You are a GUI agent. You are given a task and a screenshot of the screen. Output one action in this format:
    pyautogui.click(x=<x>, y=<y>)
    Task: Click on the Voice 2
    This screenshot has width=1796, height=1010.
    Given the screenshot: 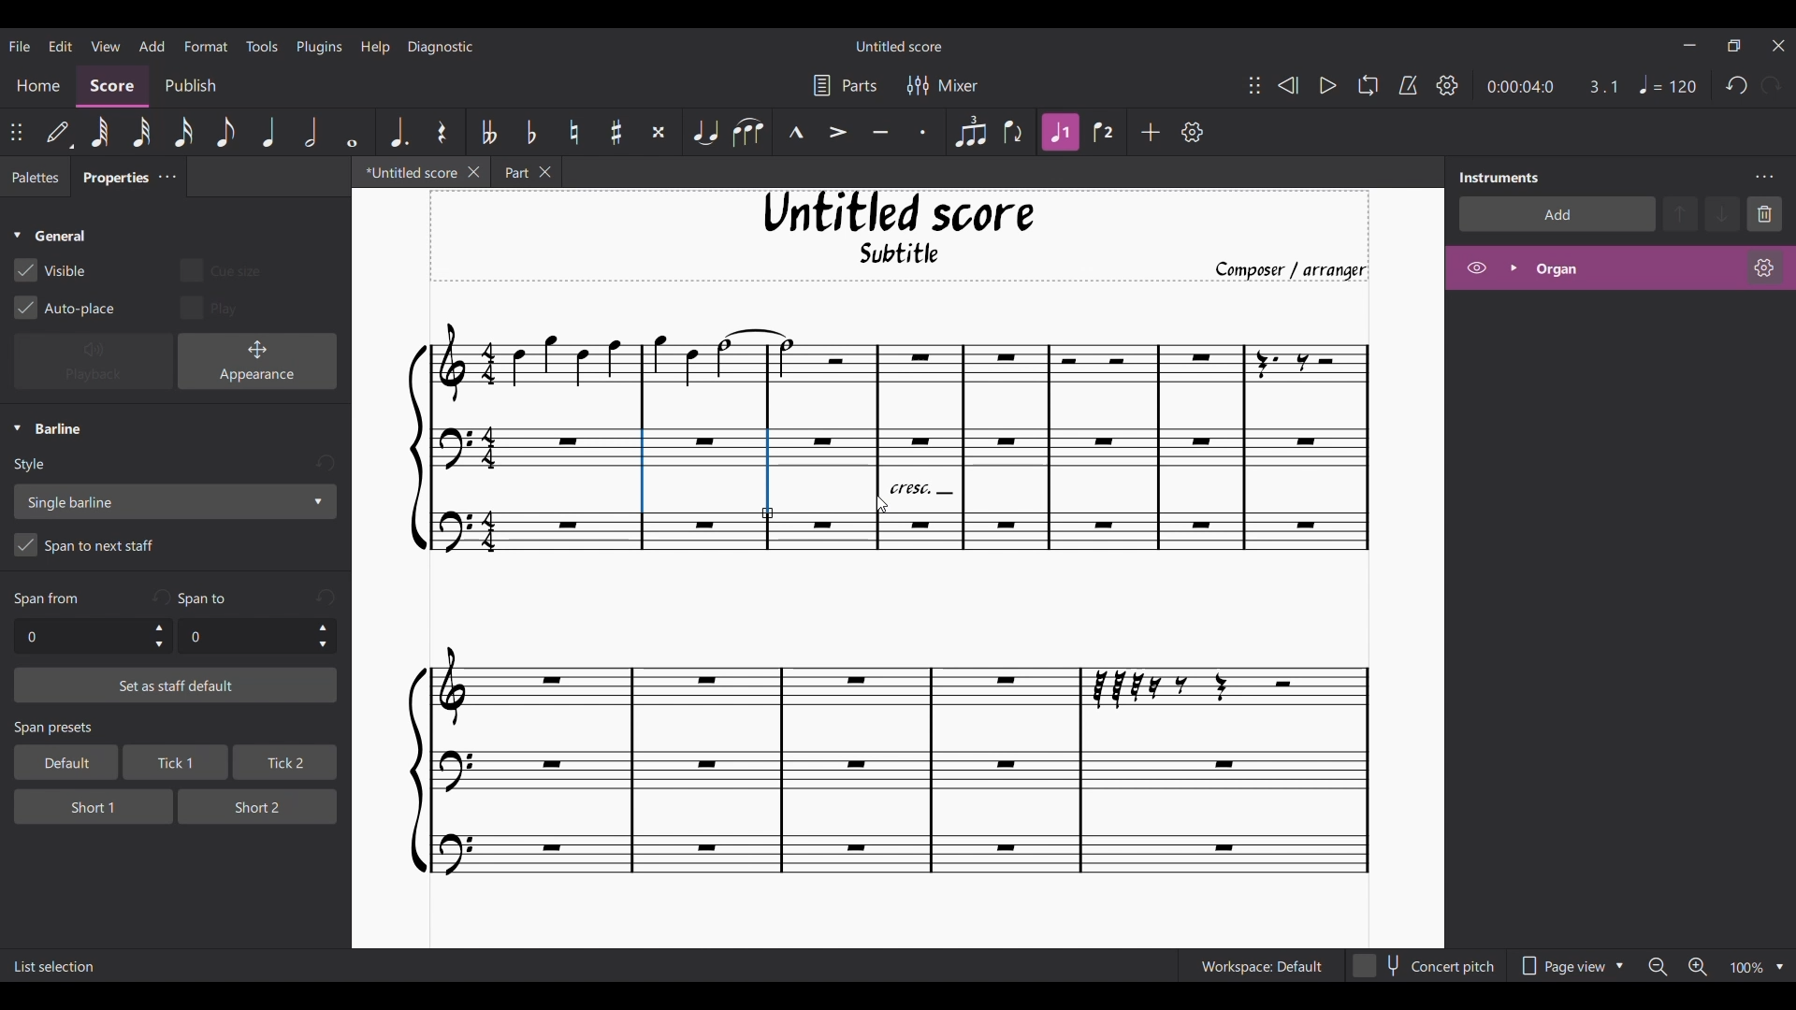 What is the action you would take?
    pyautogui.click(x=1106, y=132)
    